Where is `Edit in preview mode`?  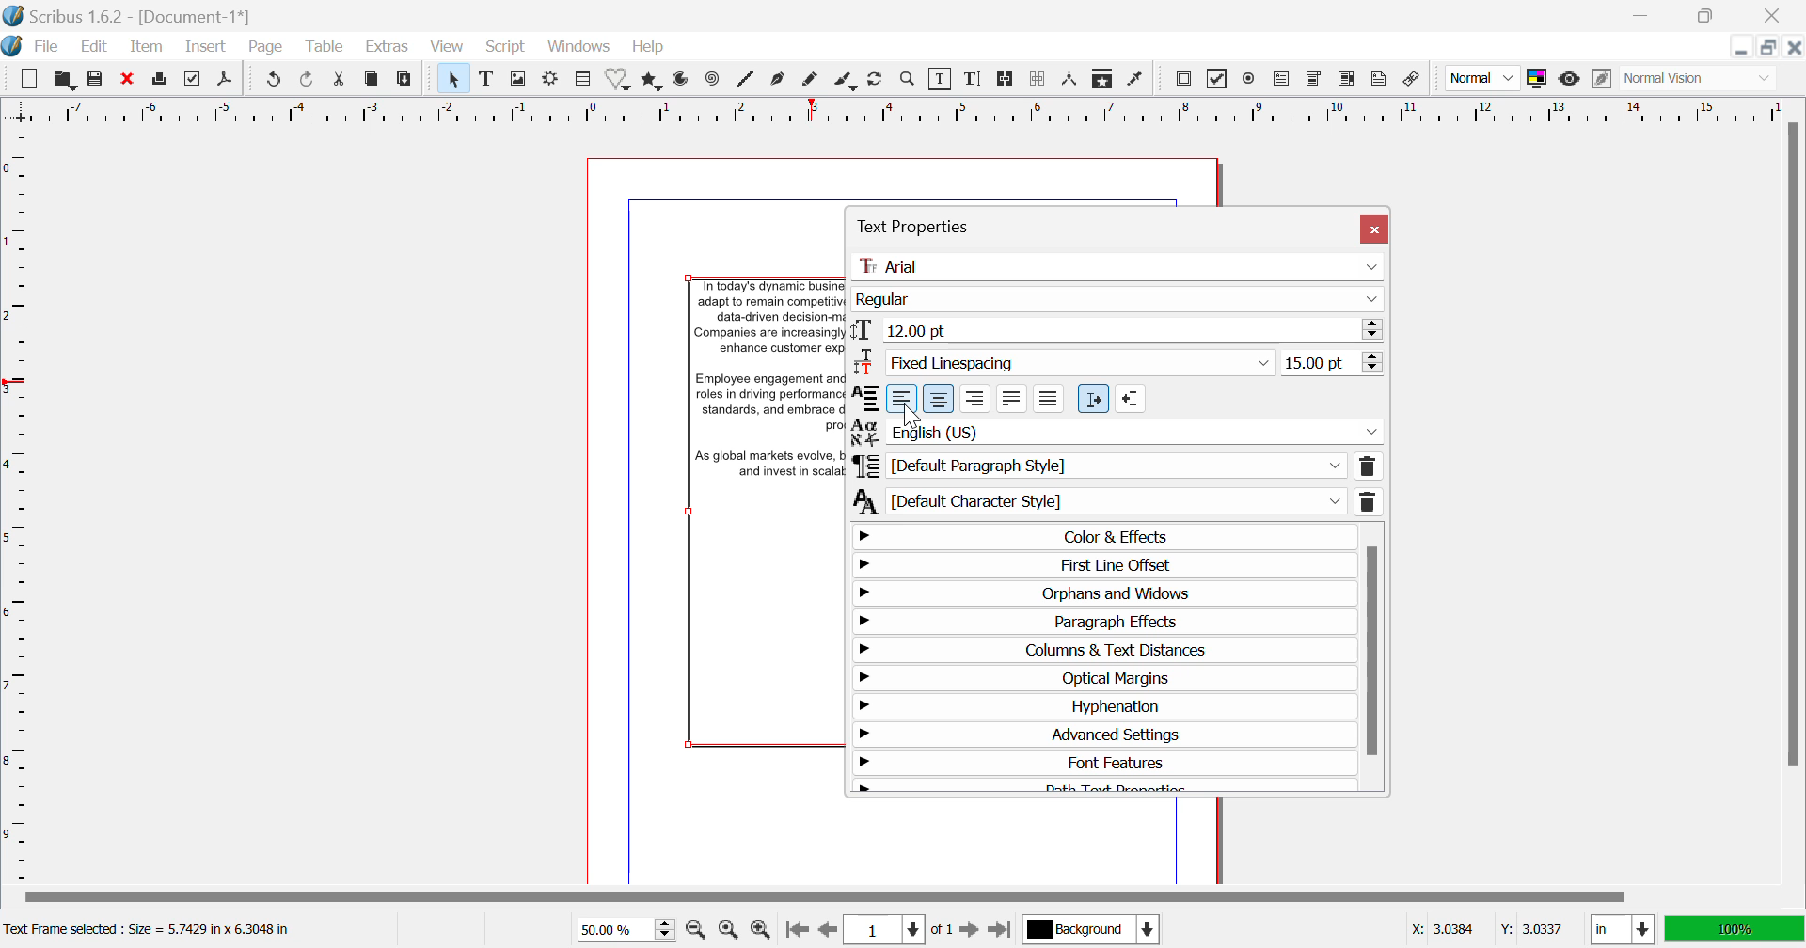
Edit in preview mode is located at coordinates (1599, 79).